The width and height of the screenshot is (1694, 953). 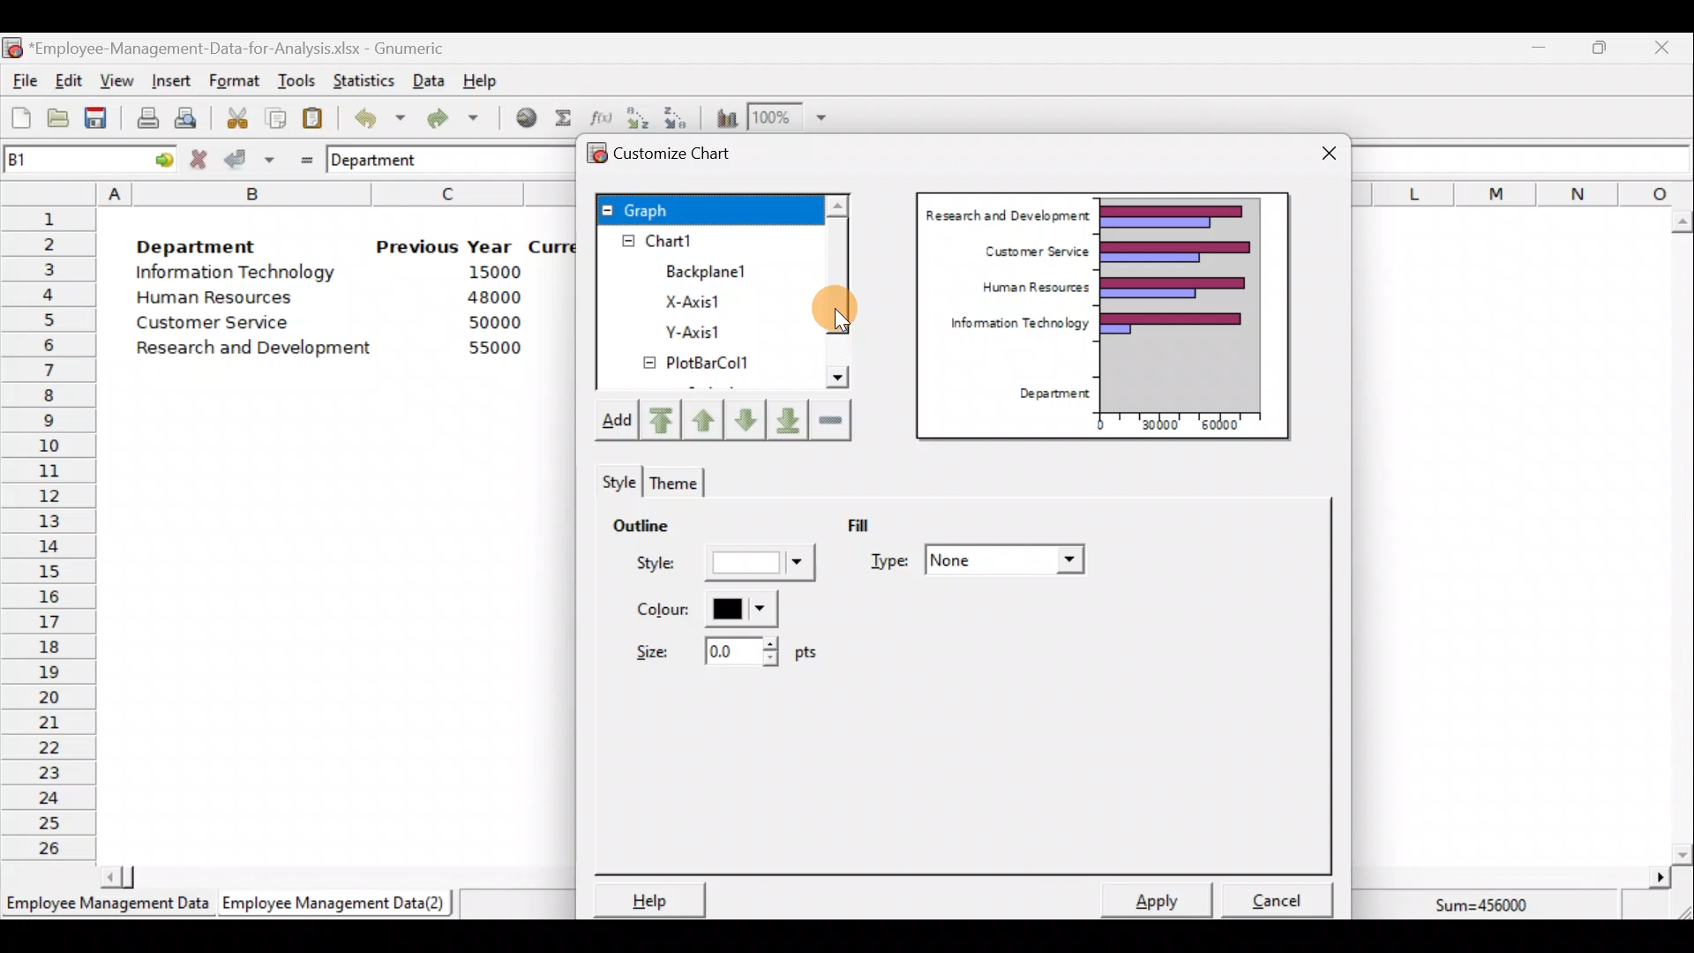 I want to click on 30000, so click(x=1158, y=423).